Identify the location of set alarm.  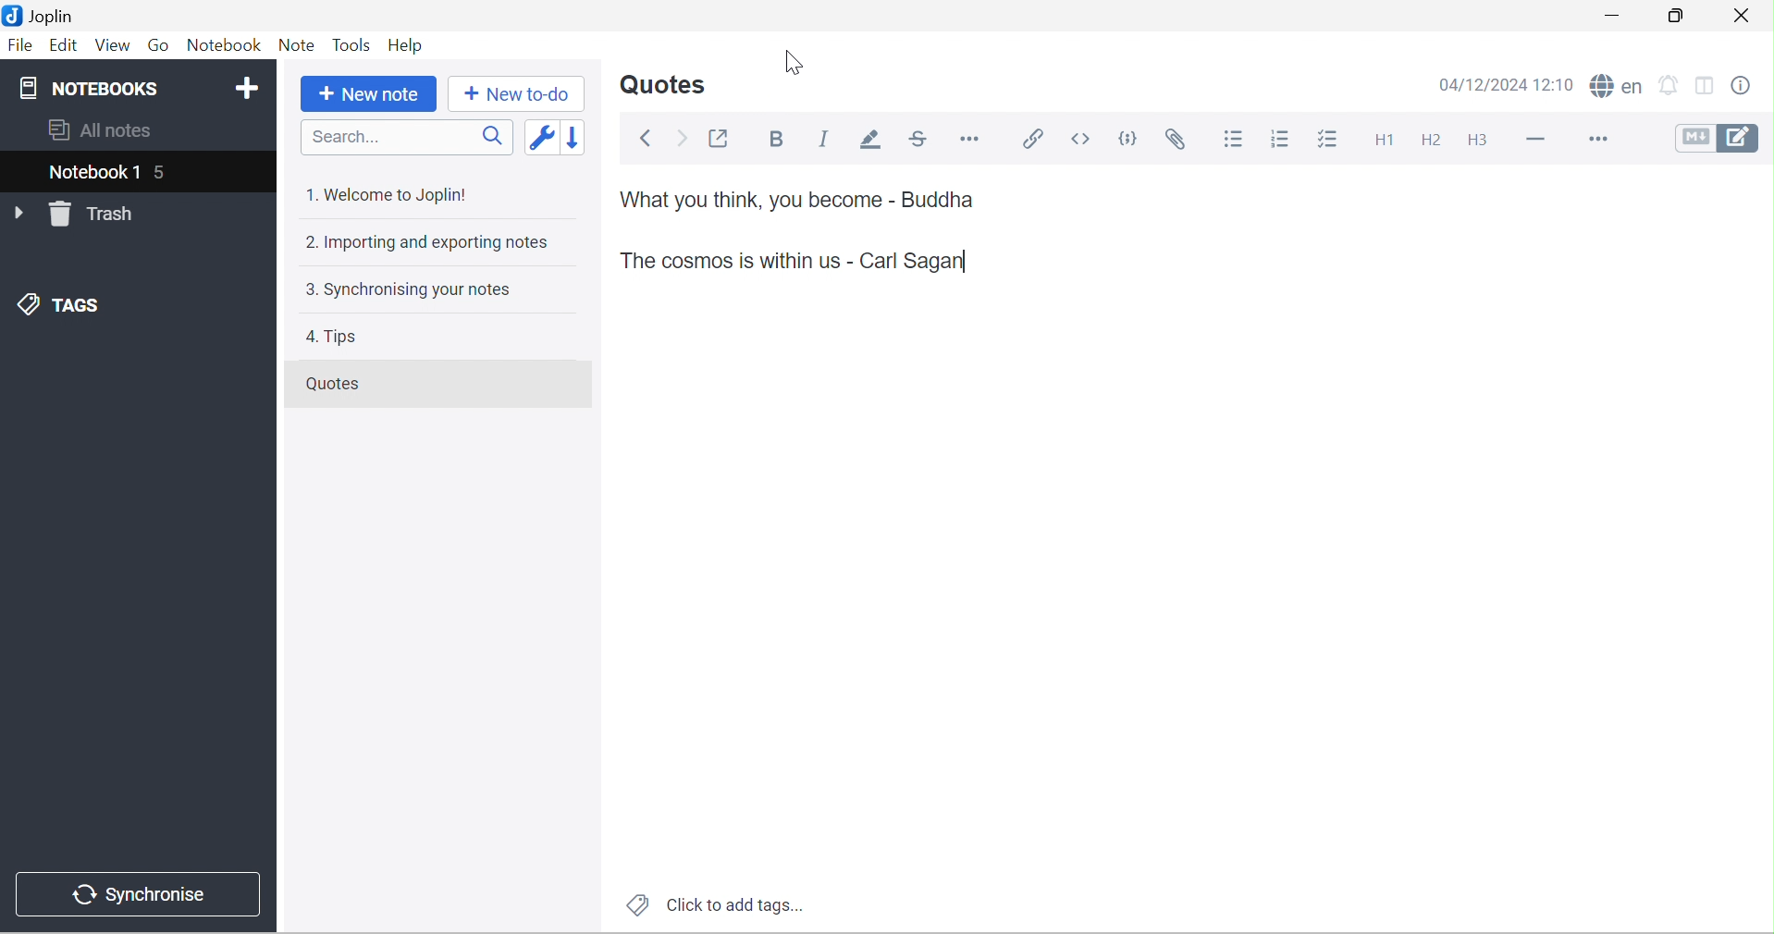
(1669, 83).